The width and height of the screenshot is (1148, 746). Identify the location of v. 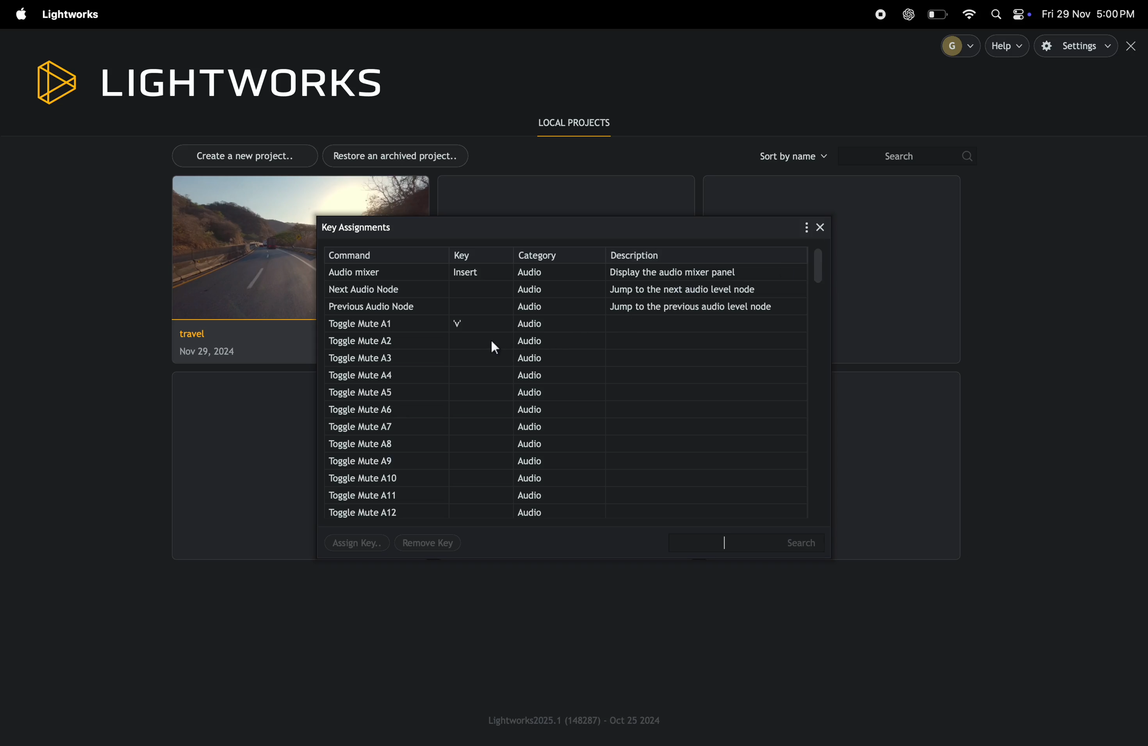
(465, 324).